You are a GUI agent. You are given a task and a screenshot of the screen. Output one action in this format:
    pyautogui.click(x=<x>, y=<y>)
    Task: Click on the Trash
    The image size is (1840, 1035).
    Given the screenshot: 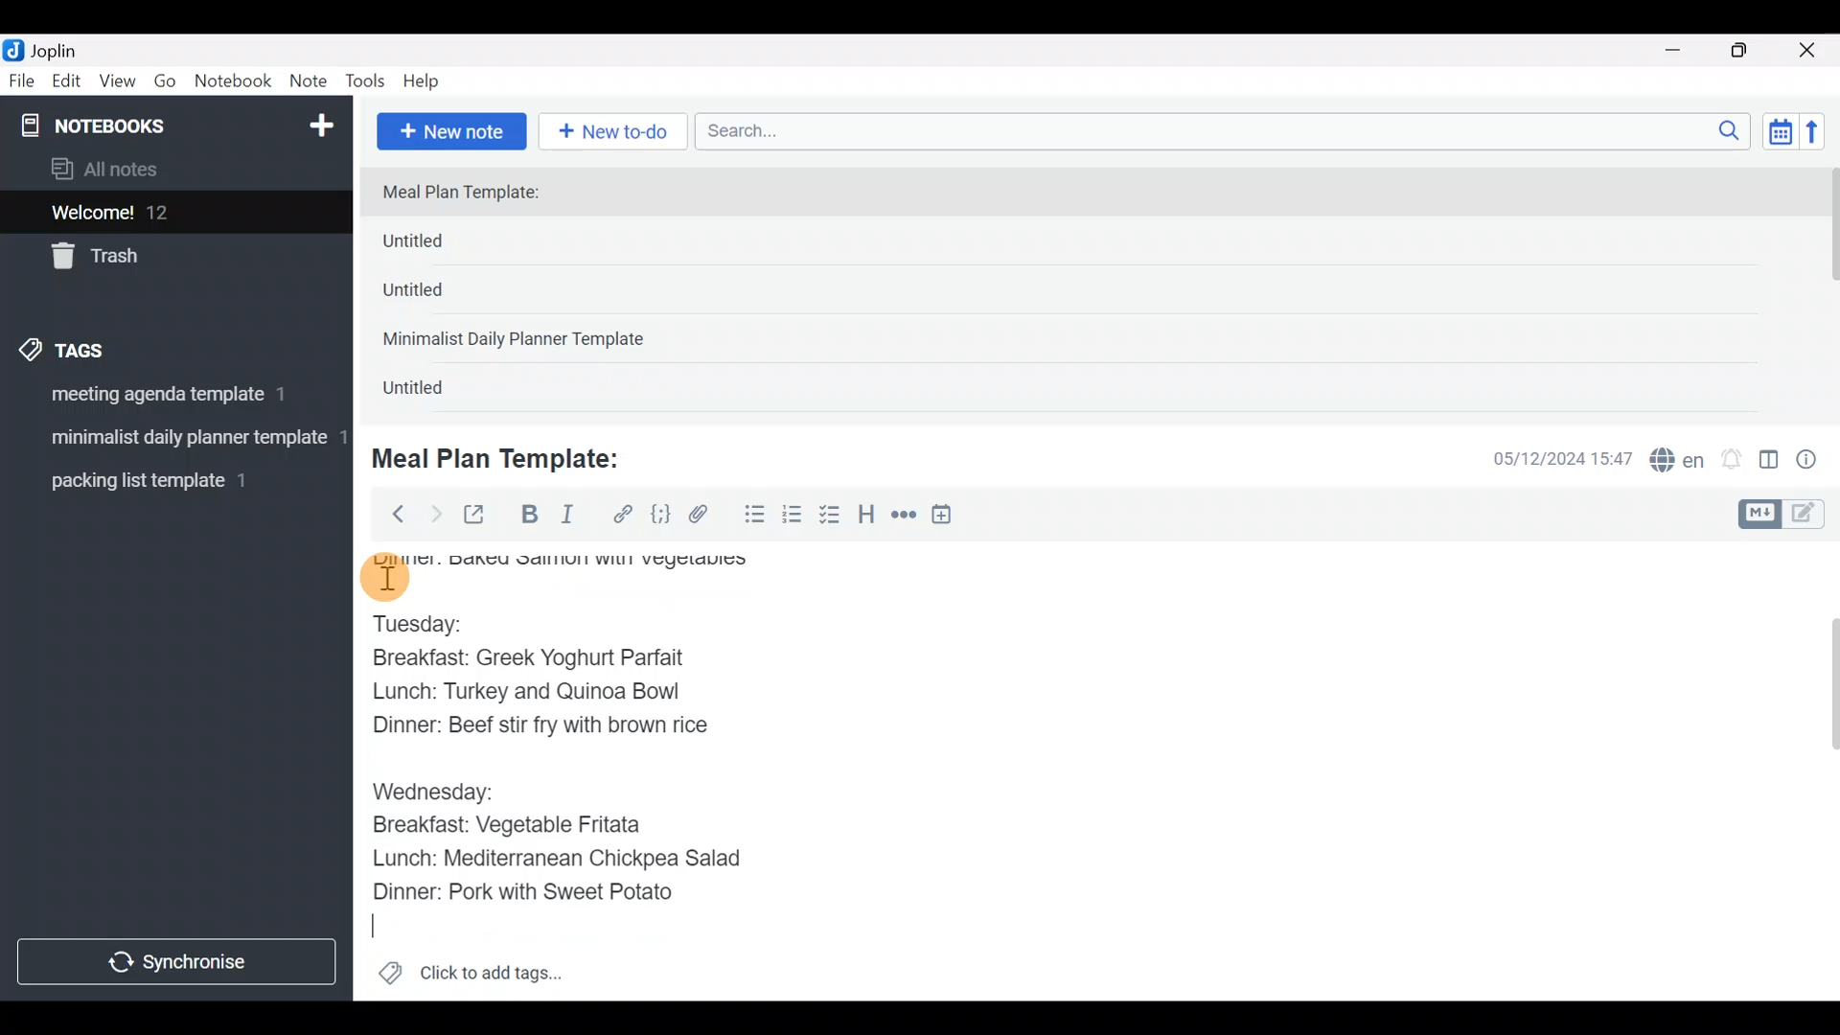 What is the action you would take?
    pyautogui.click(x=165, y=258)
    